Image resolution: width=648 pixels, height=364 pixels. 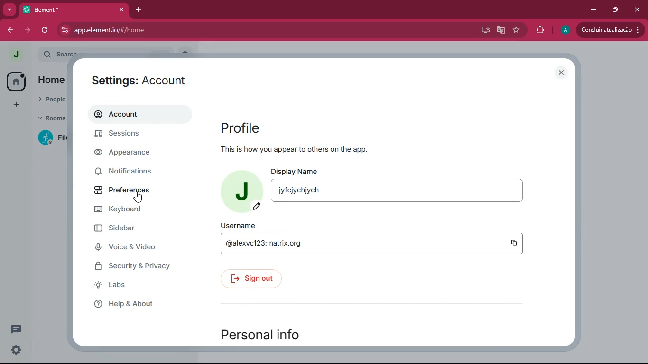 What do you see at coordinates (638, 9) in the screenshot?
I see `close` at bounding box center [638, 9].